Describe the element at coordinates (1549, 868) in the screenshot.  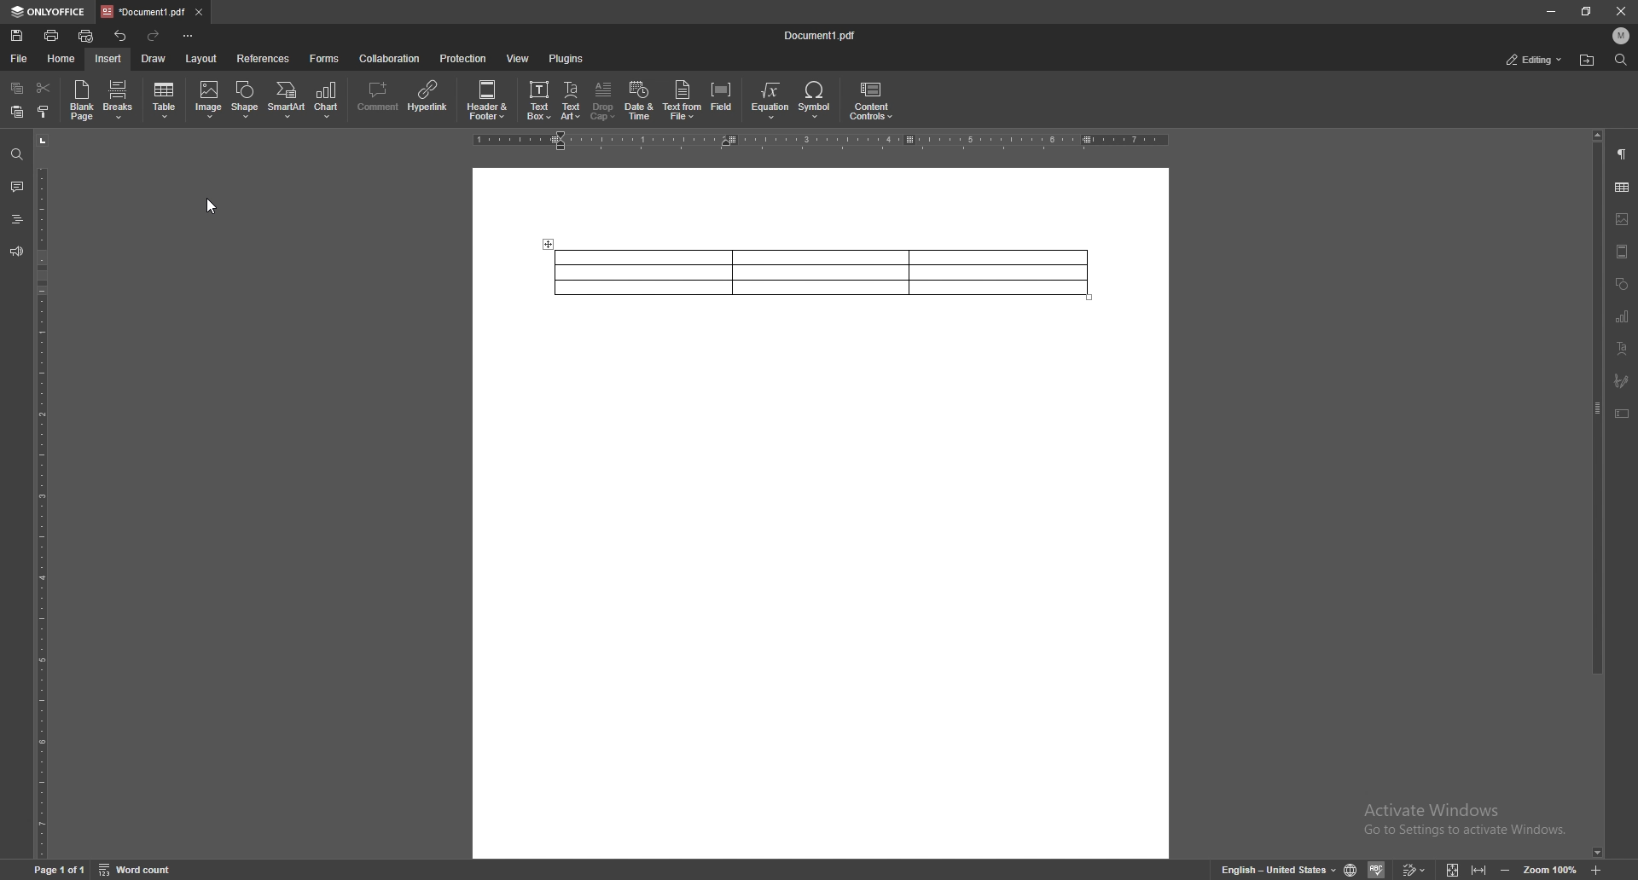
I see `zoom` at that location.